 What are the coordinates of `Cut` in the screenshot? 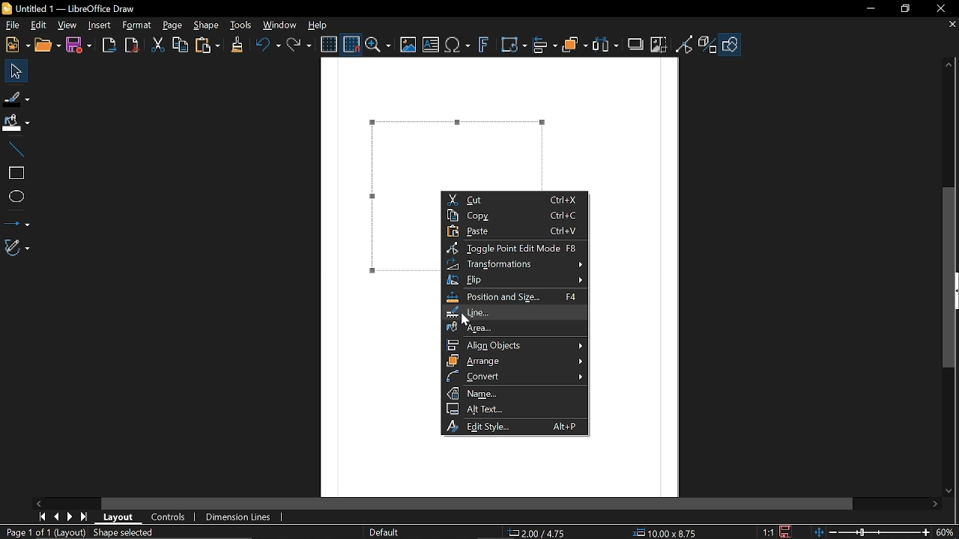 It's located at (159, 46).